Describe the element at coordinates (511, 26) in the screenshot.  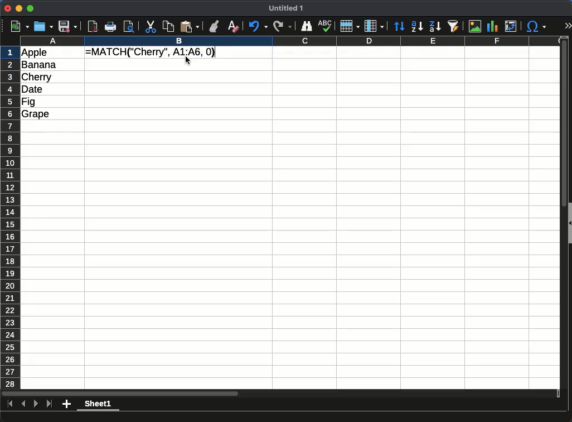
I see `pivot table` at that location.